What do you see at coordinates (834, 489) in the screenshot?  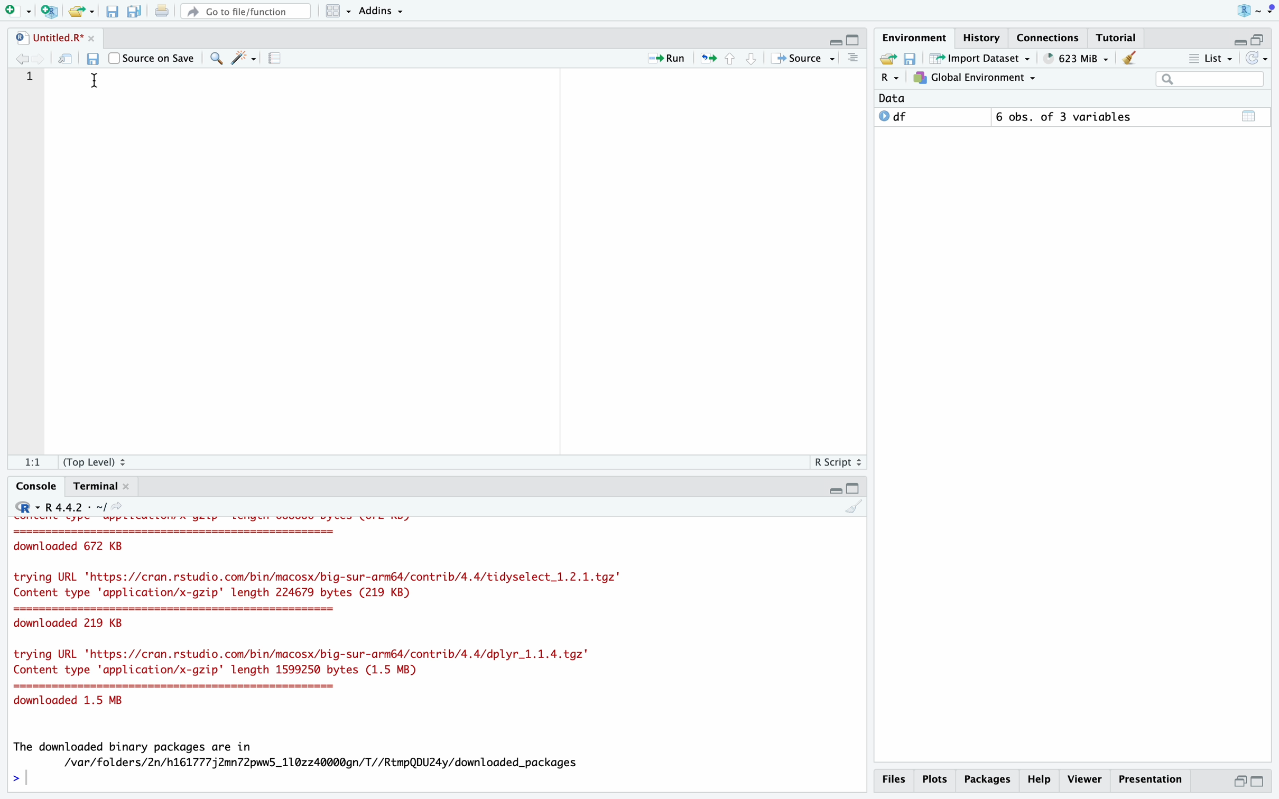 I see `Hide` at bounding box center [834, 489].